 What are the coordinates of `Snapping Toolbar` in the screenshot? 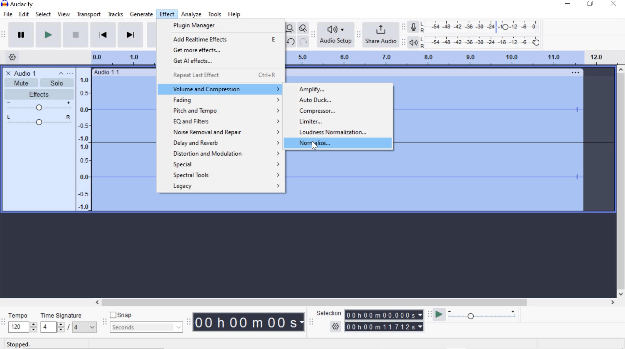 It's located at (105, 322).